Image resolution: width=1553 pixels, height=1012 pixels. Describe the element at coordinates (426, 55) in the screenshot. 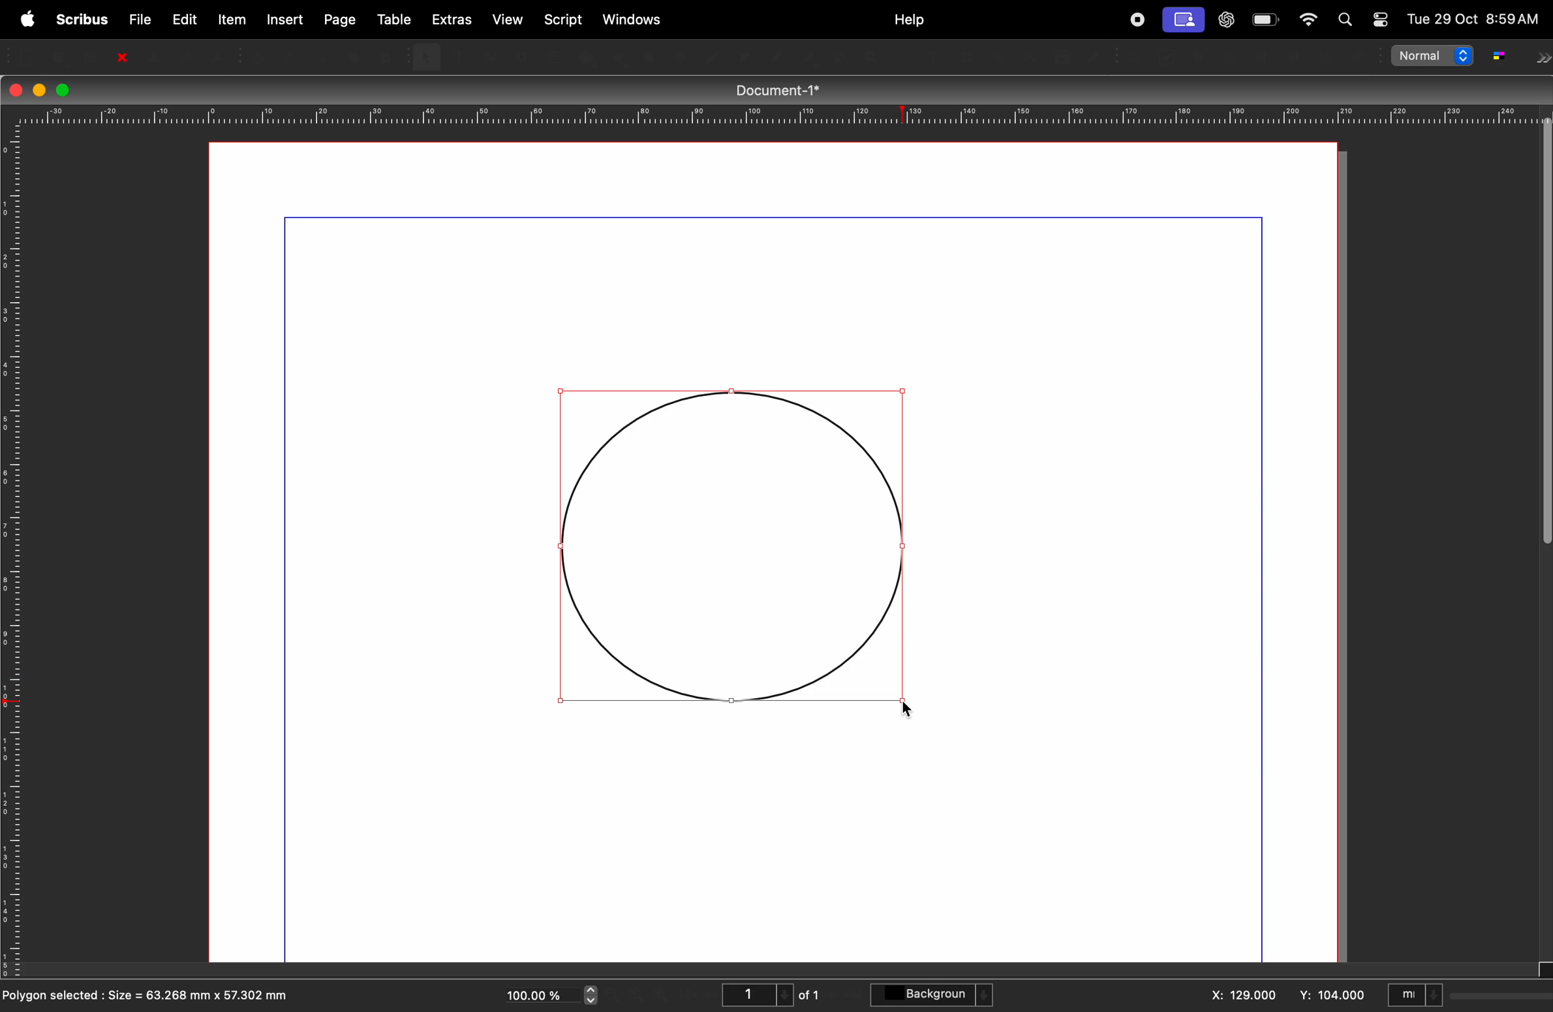

I see `select item` at that location.